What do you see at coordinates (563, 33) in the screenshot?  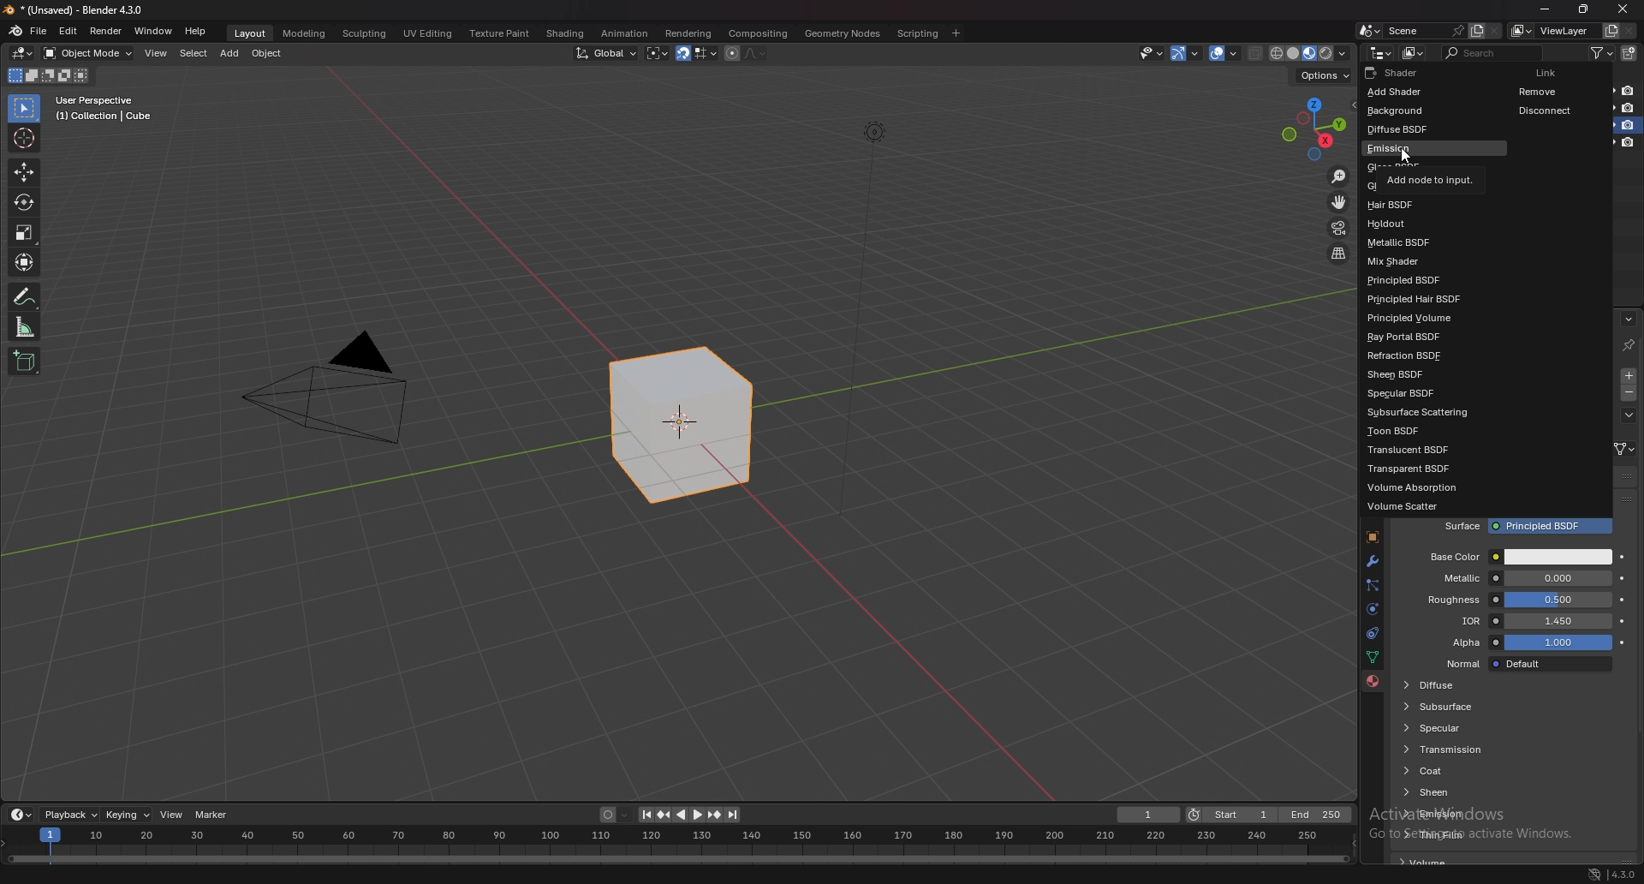 I see `shading` at bounding box center [563, 33].